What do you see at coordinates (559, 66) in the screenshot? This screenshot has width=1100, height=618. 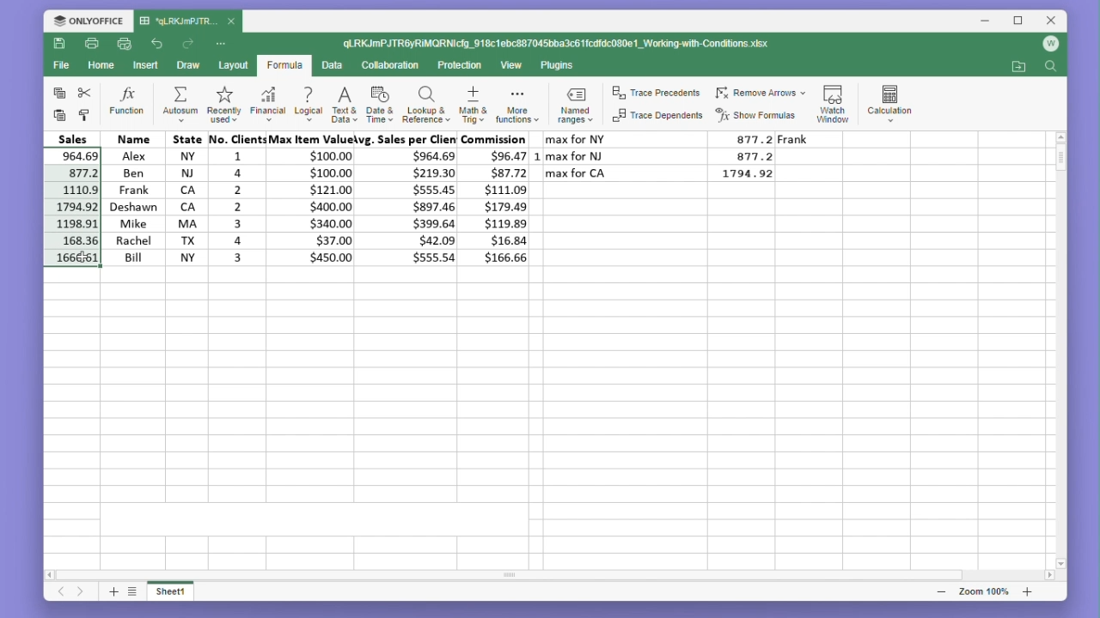 I see `Plugins` at bounding box center [559, 66].